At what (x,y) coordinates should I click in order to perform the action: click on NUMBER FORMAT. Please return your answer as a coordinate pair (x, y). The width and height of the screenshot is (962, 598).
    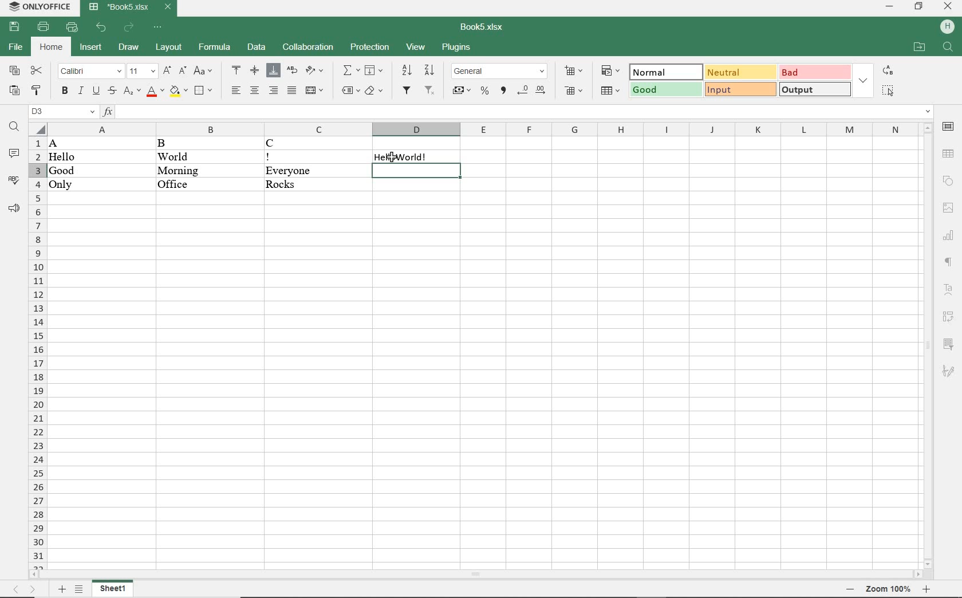
    Looking at the image, I should click on (500, 70).